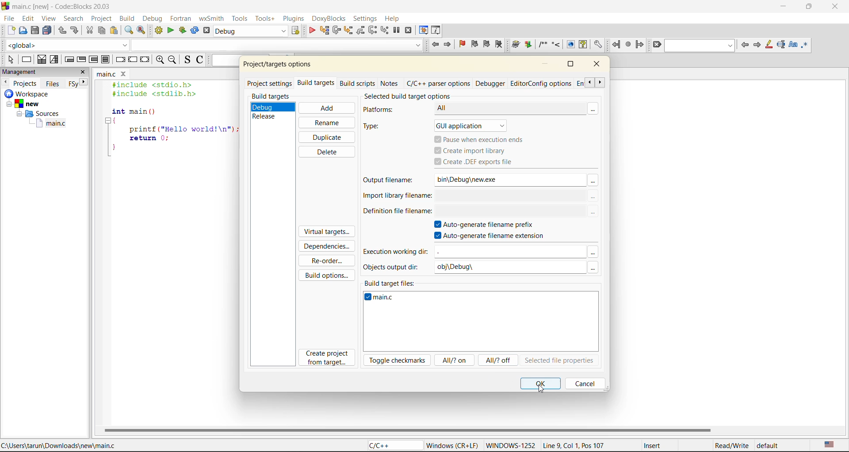 The height and width of the screenshot is (452, 849). I want to click on next line, so click(337, 30).